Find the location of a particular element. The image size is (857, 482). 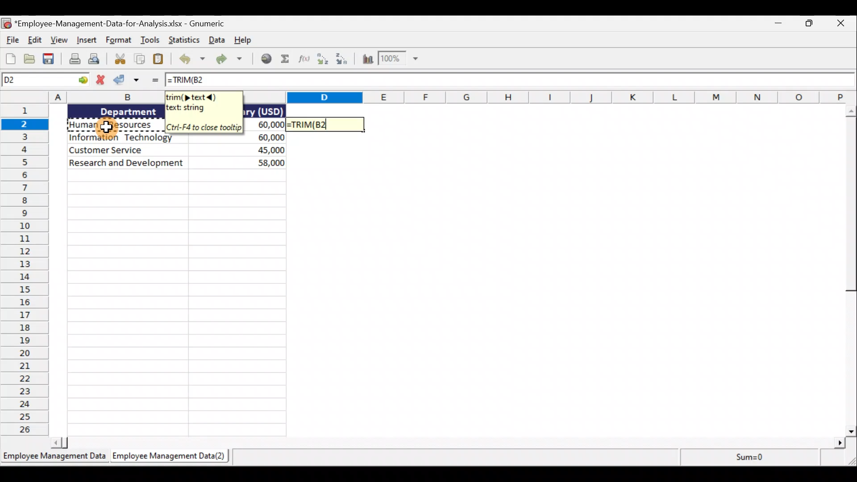

Print preview is located at coordinates (96, 59).